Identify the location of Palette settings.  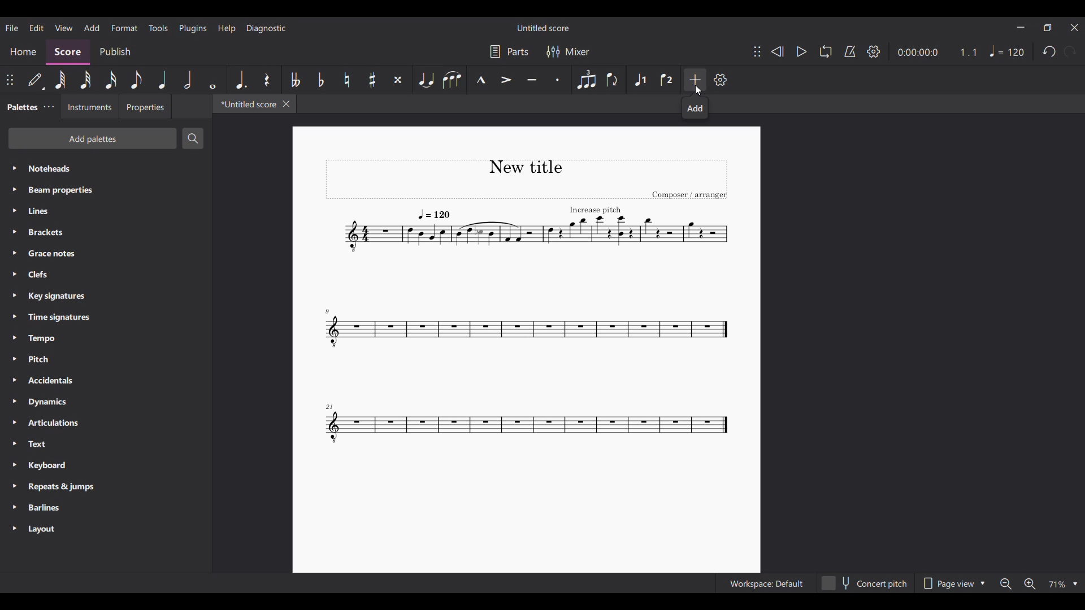
(49, 107).